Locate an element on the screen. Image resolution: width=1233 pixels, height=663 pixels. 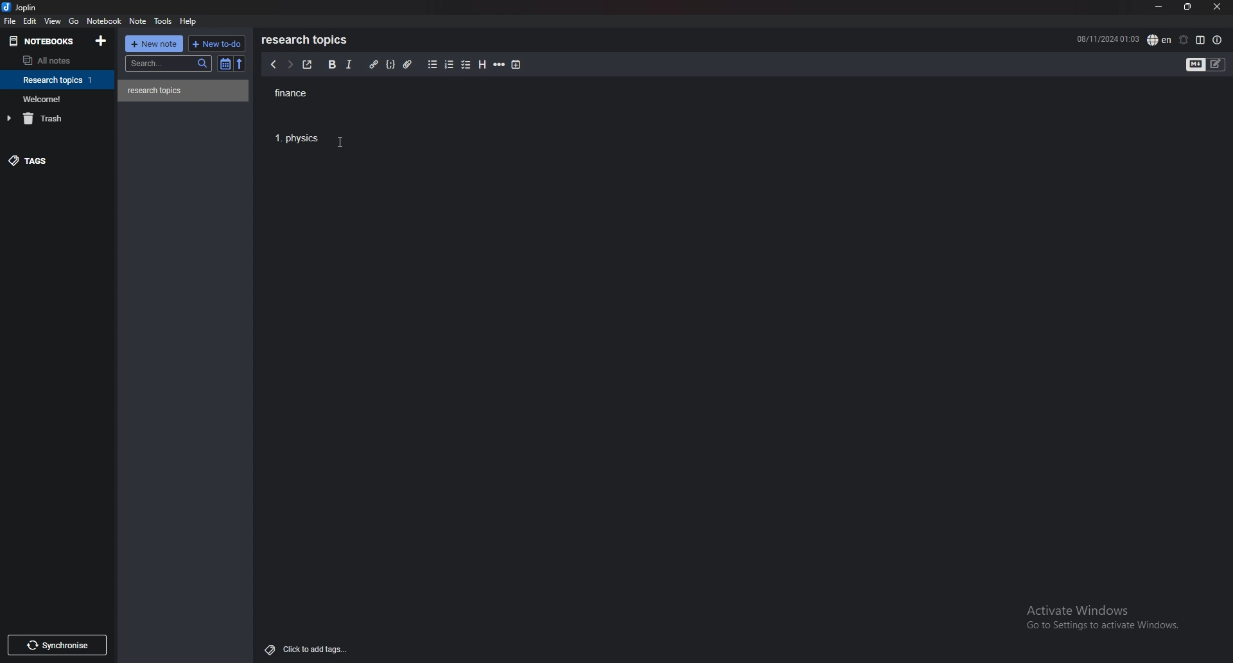
note is located at coordinates (184, 91).